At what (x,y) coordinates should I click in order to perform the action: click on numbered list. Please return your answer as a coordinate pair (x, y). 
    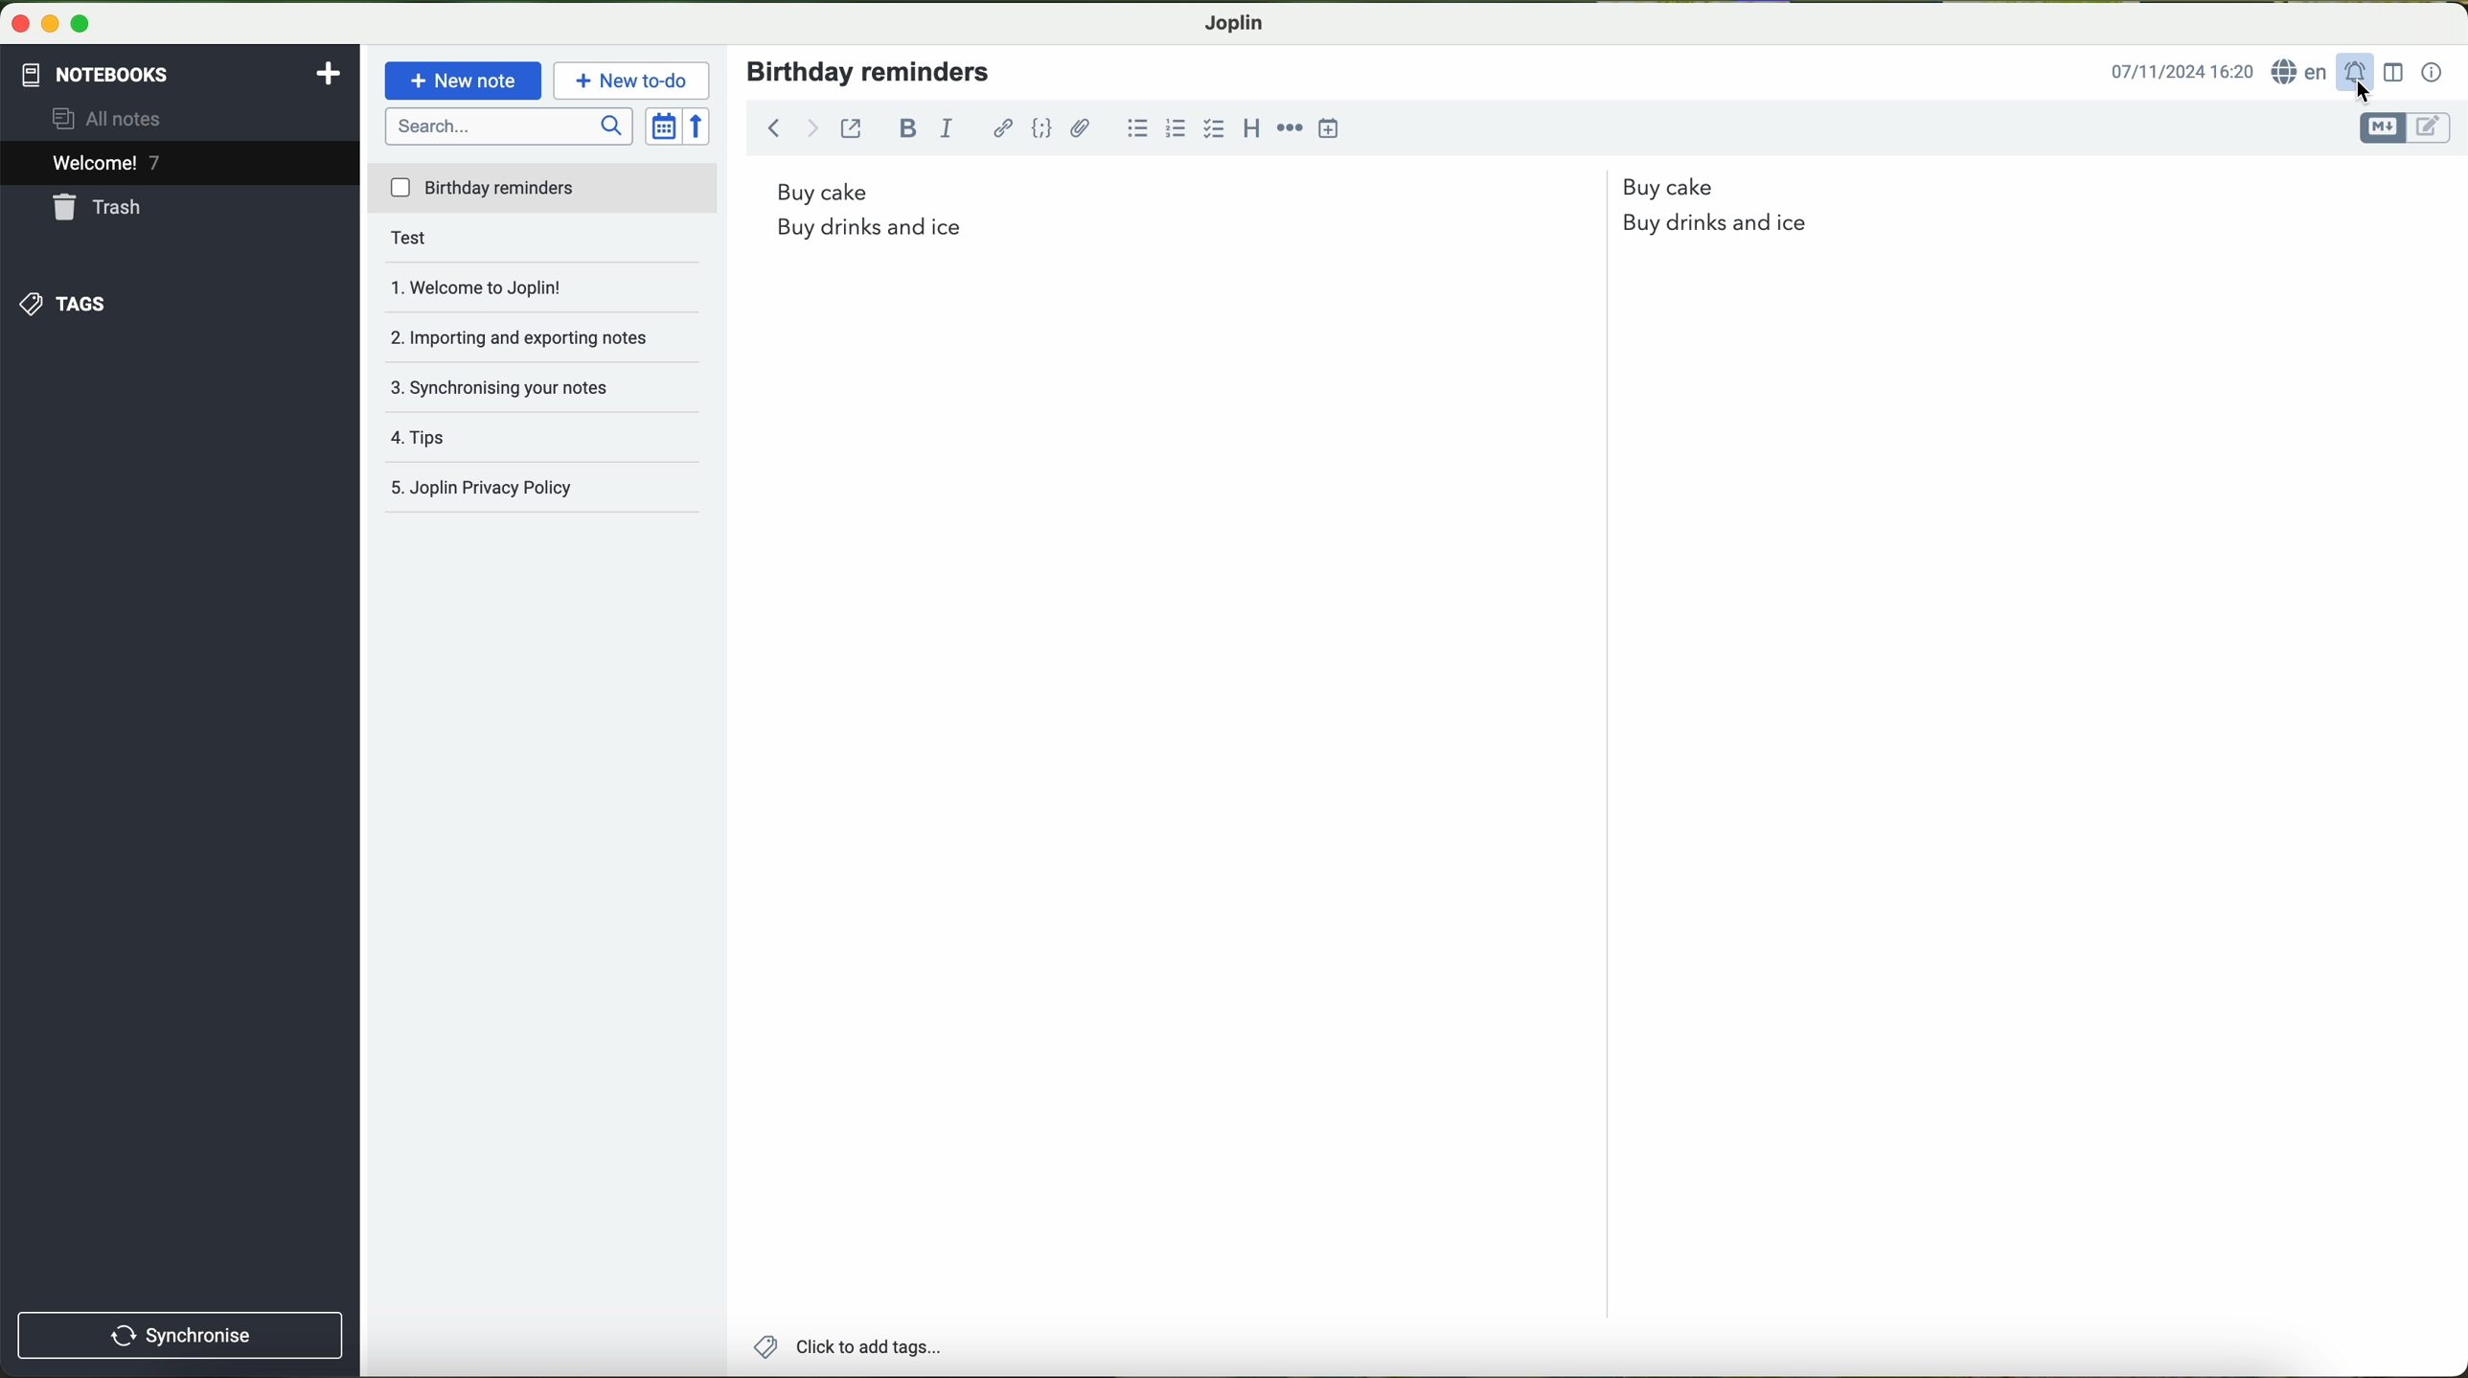
    Looking at the image, I should click on (1174, 127).